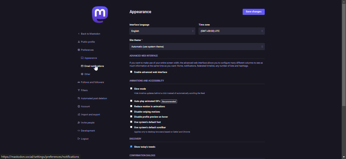 The height and width of the screenshot is (159, 346). What do you see at coordinates (130, 106) in the screenshot?
I see `click to select` at bounding box center [130, 106].